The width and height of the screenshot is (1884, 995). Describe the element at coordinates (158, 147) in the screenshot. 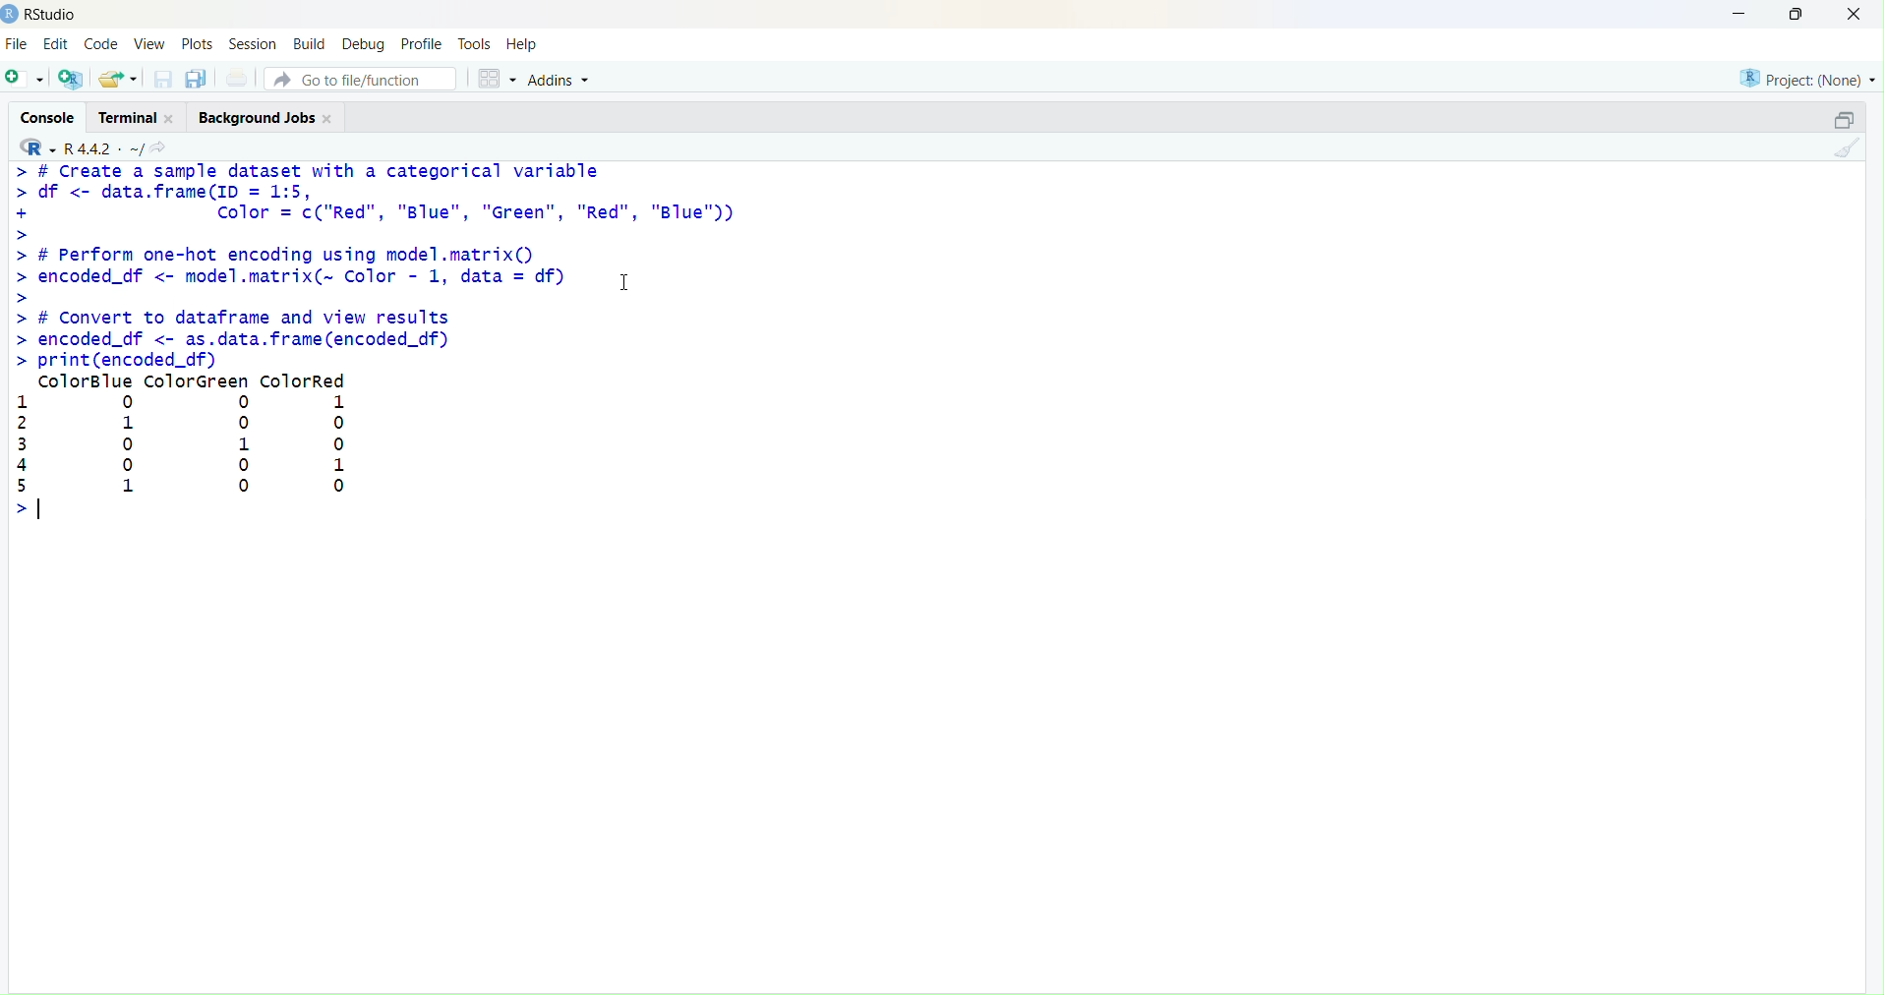

I see `share icon` at that location.